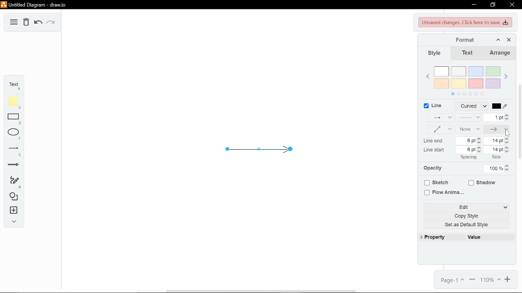  I want to click on Current opacity, so click(493, 169).